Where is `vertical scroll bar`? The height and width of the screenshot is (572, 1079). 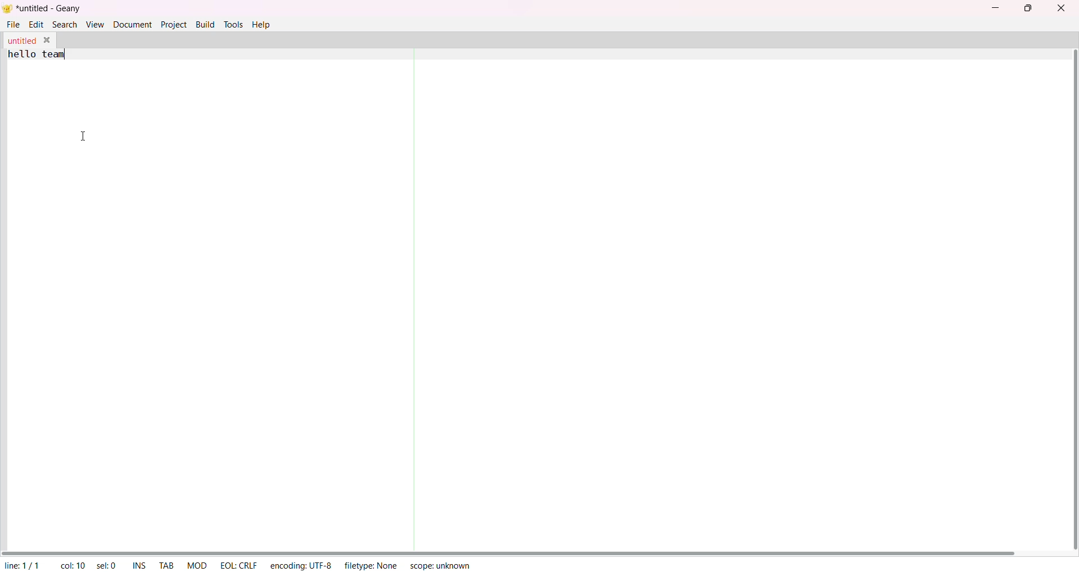 vertical scroll bar is located at coordinates (1072, 296).